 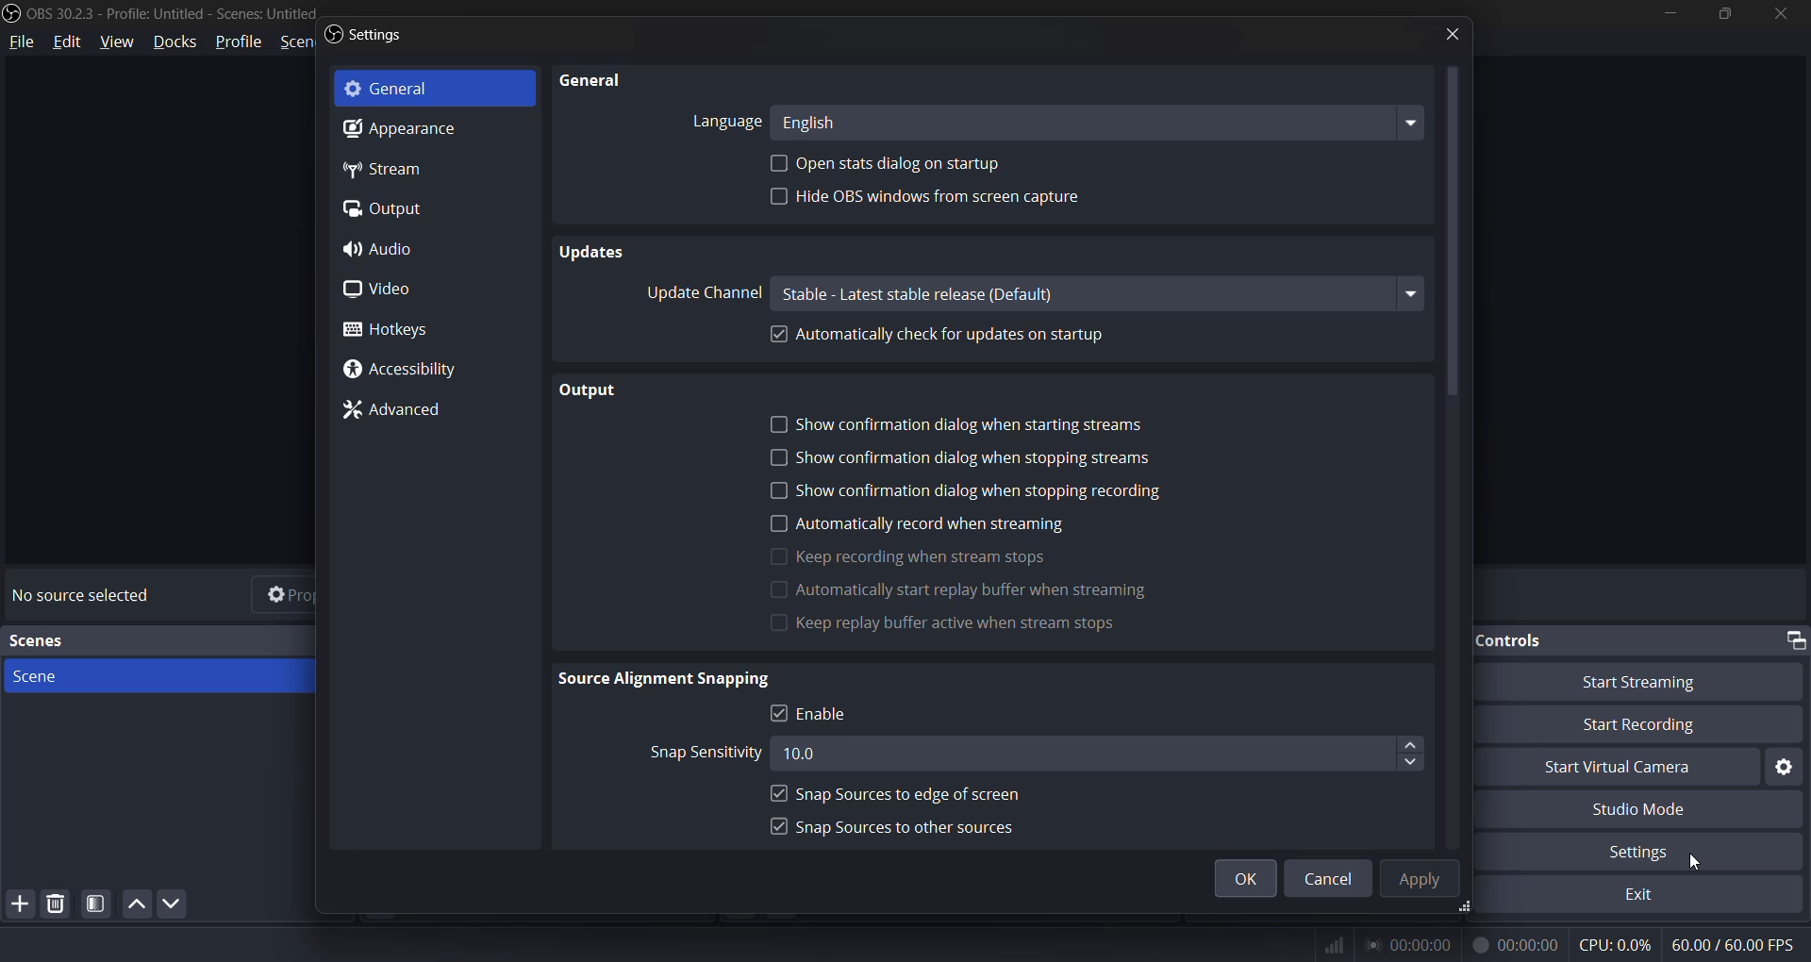 I want to click on automatically check for updates on startup, so click(x=959, y=336).